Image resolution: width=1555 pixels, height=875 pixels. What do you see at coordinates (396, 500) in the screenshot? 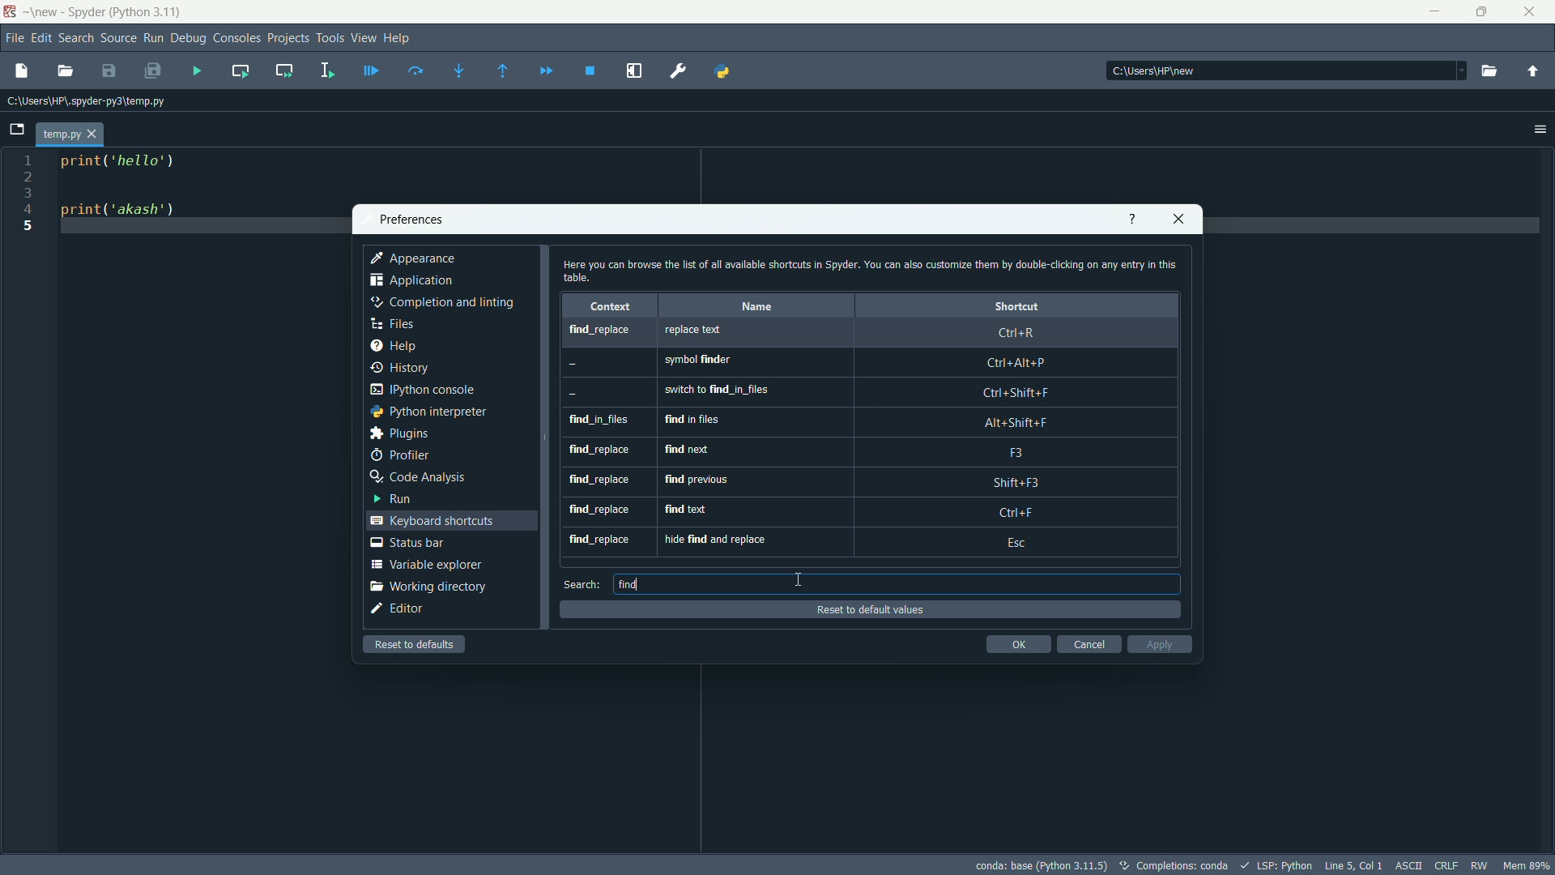
I see `run` at bounding box center [396, 500].